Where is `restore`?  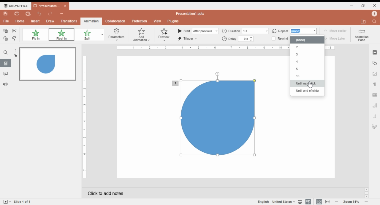 restore is located at coordinates (363, 6).